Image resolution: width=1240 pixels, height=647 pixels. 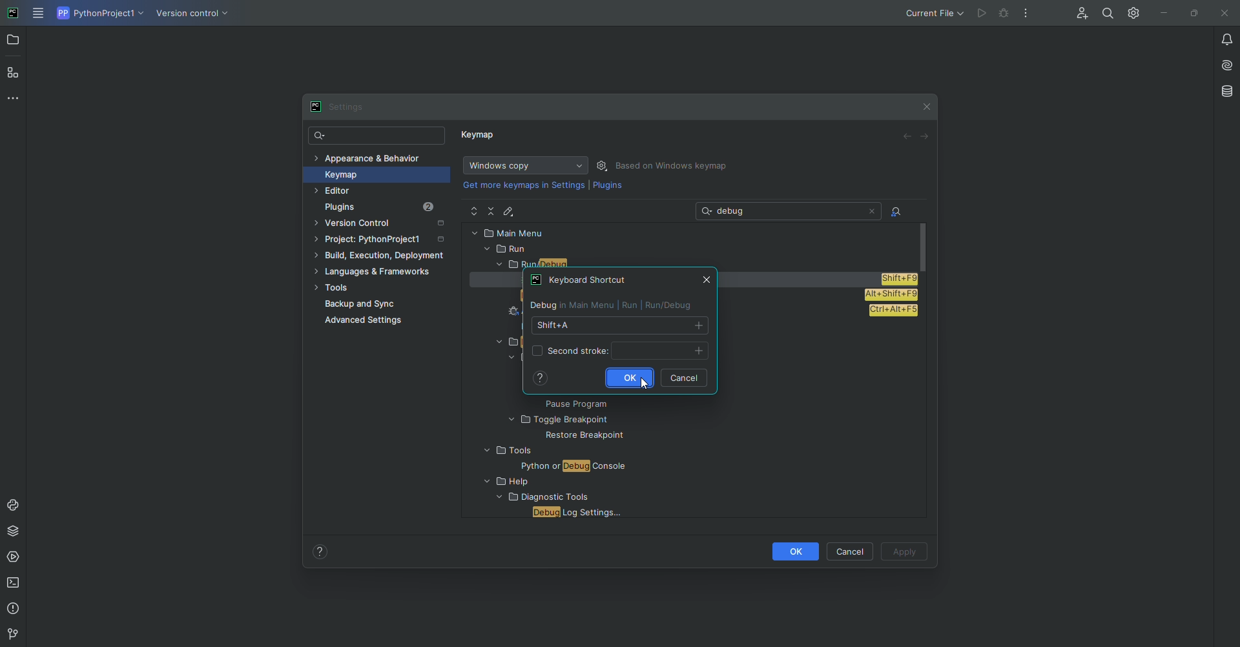 I want to click on Main Menu, so click(x=39, y=14).